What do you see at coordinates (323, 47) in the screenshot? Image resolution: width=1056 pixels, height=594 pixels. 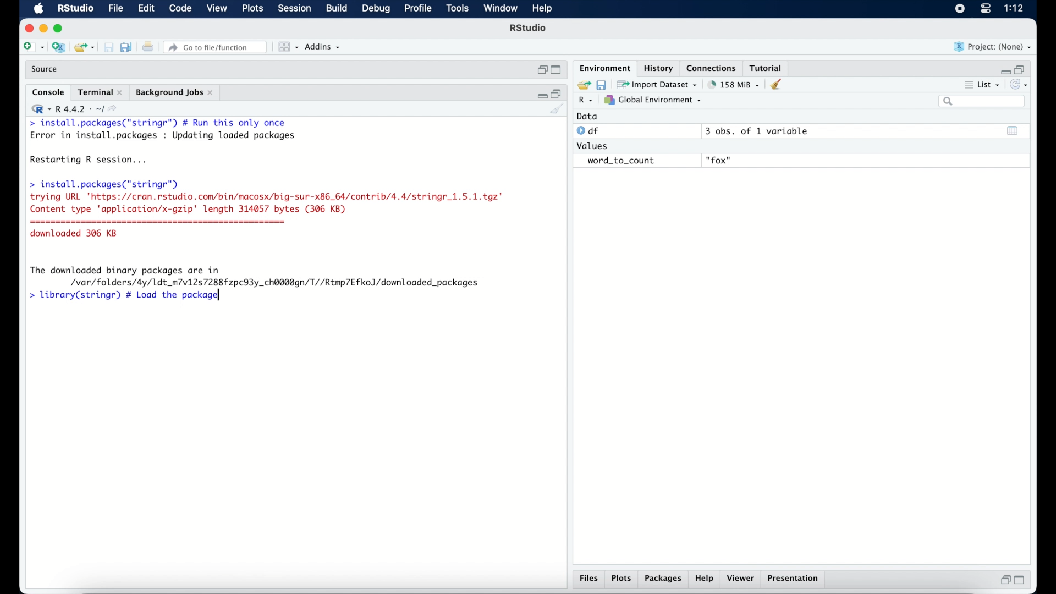 I see `addins` at bounding box center [323, 47].